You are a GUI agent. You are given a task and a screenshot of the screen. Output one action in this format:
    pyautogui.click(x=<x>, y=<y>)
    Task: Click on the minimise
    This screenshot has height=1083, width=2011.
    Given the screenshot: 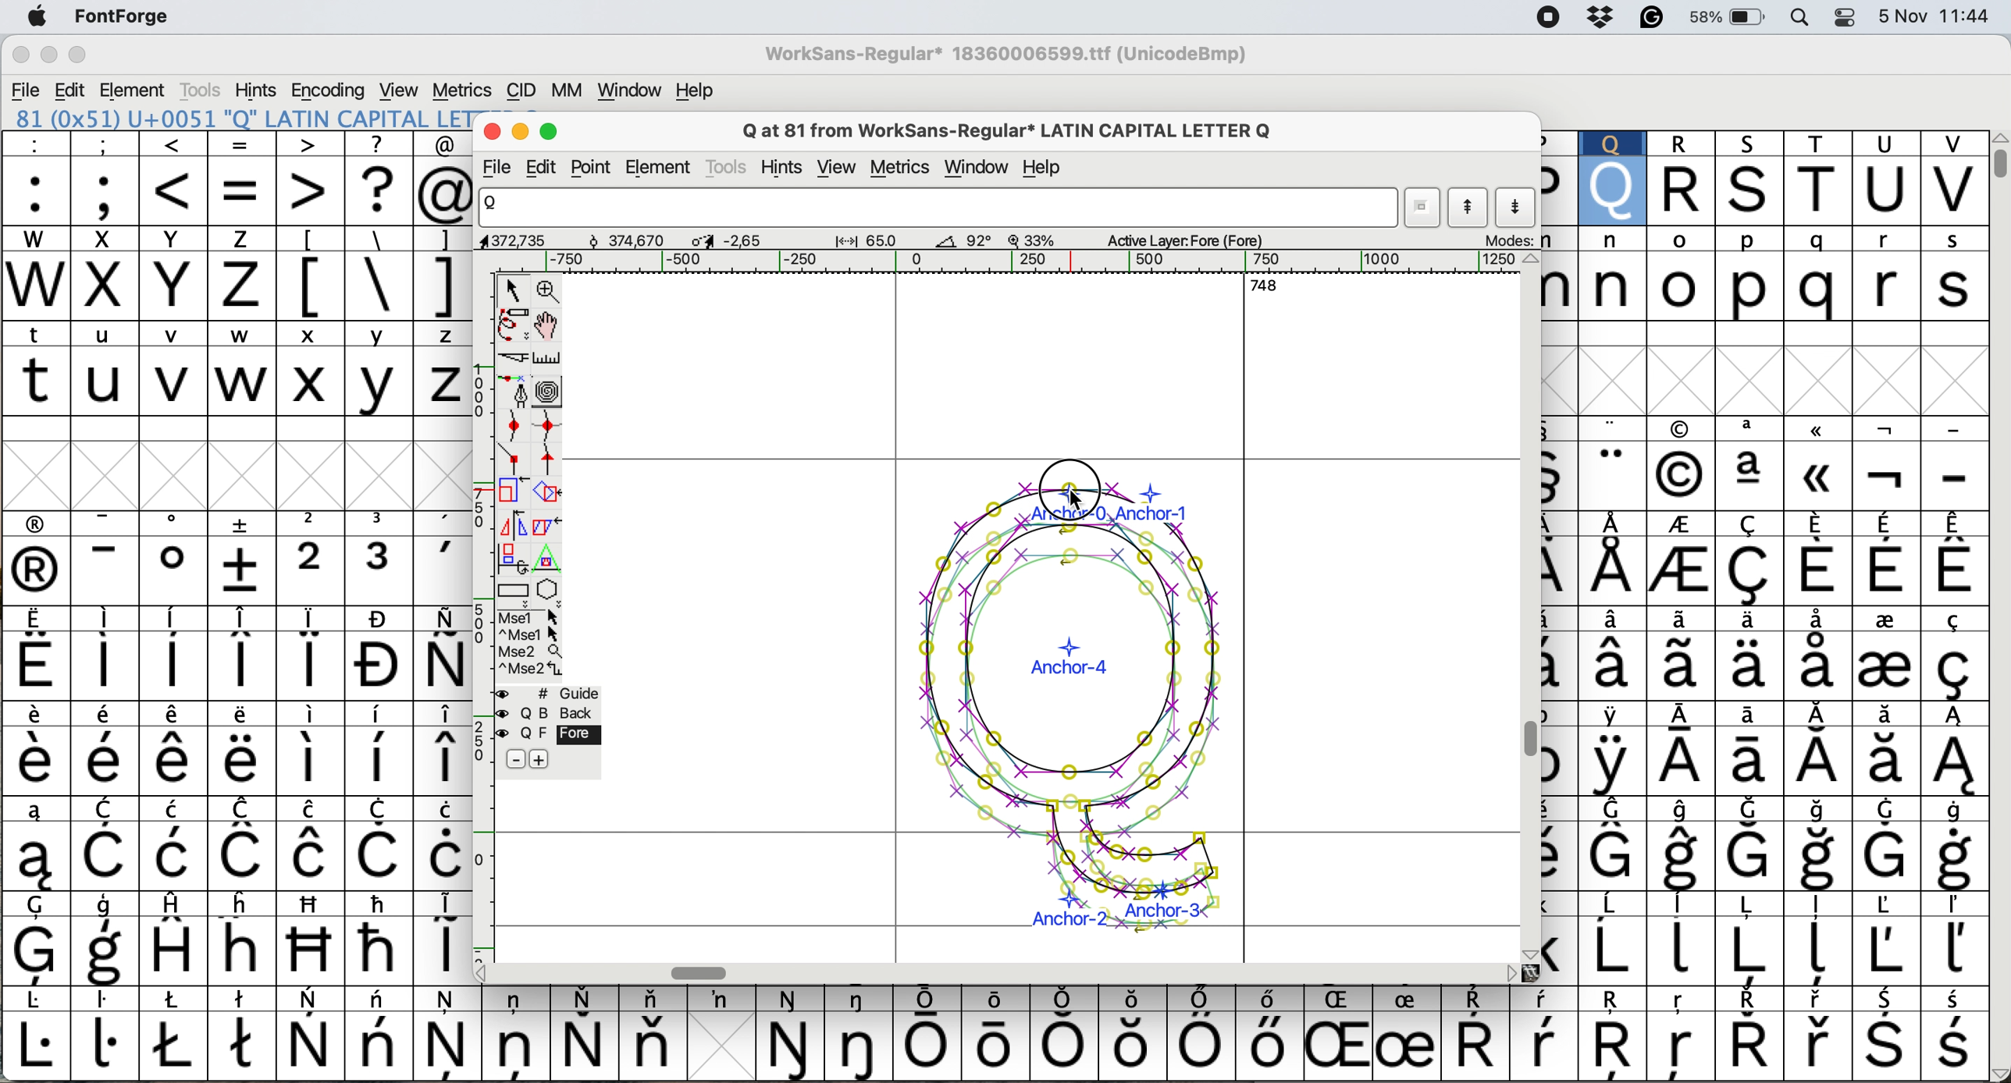 What is the action you would take?
    pyautogui.click(x=44, y=53)
    